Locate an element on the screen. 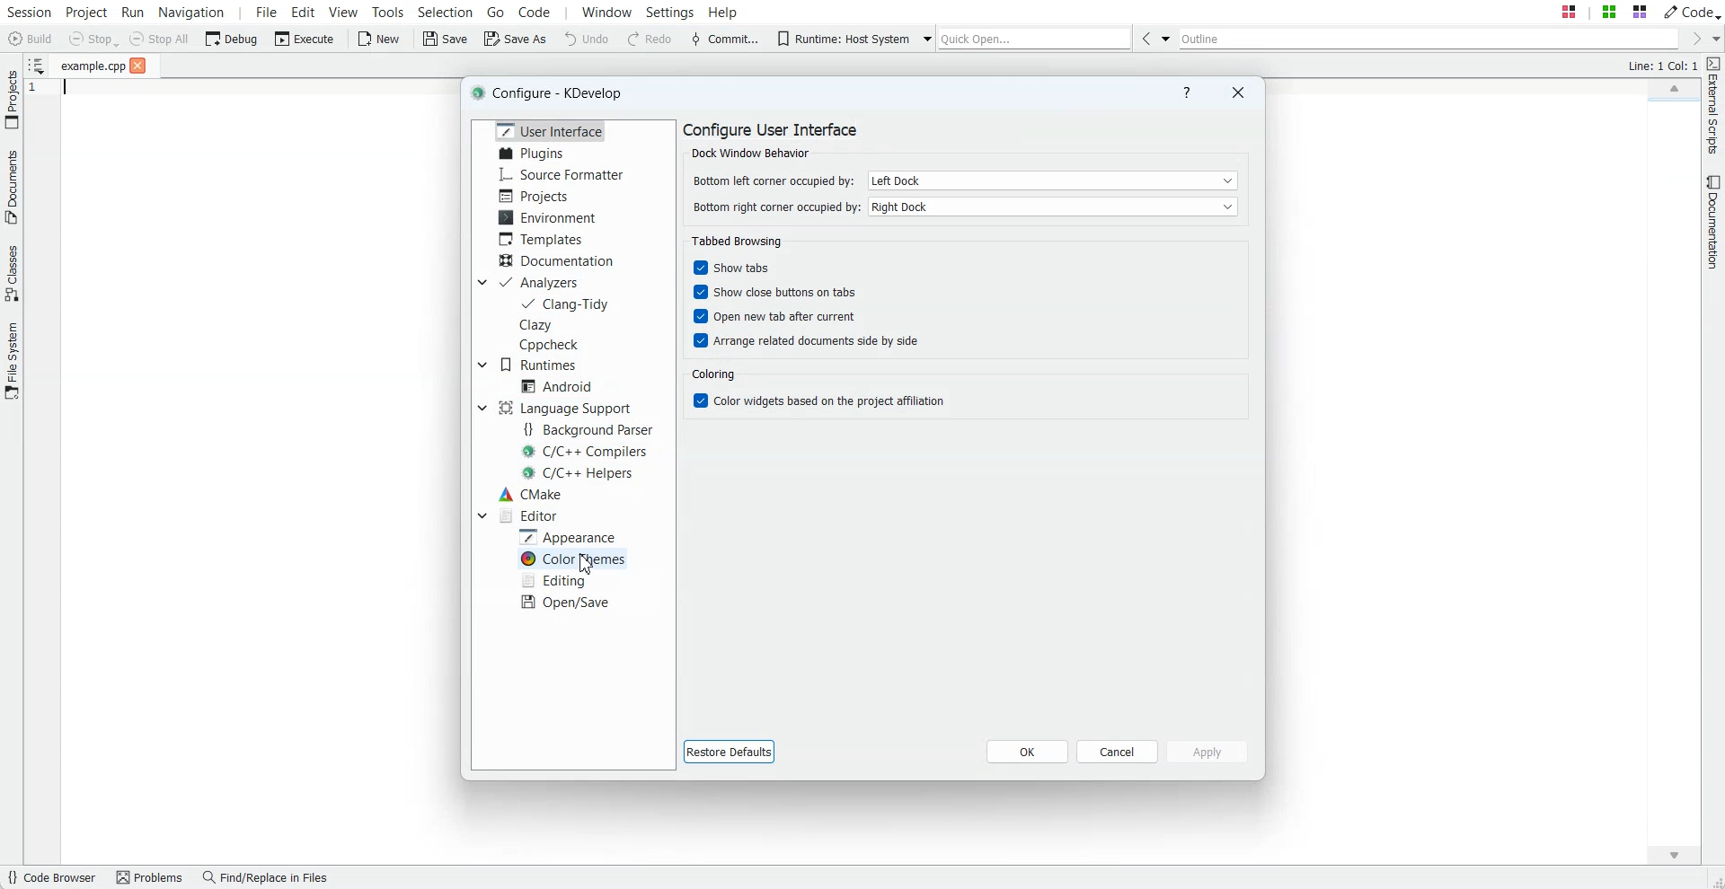  Enable Arrange related documents side by side is located at coordinates (802, 341).